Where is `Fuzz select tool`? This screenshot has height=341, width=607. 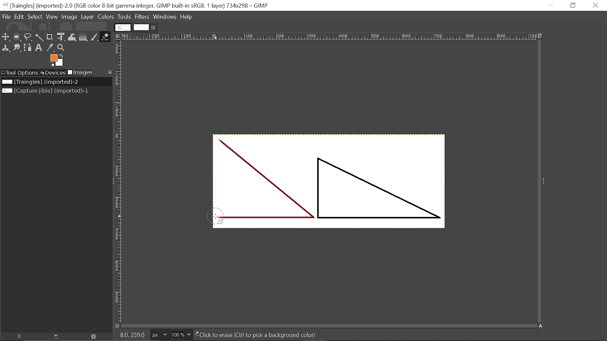
Fuzz select tool is located at coordinates (38, 37).